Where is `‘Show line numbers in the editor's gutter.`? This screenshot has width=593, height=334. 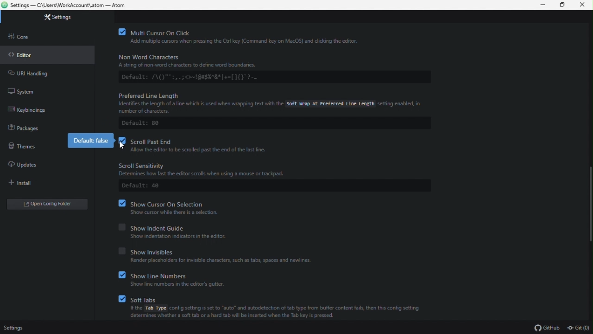
‘Show line numbers in the editor's gutter. is located at coordinates (179, 284).